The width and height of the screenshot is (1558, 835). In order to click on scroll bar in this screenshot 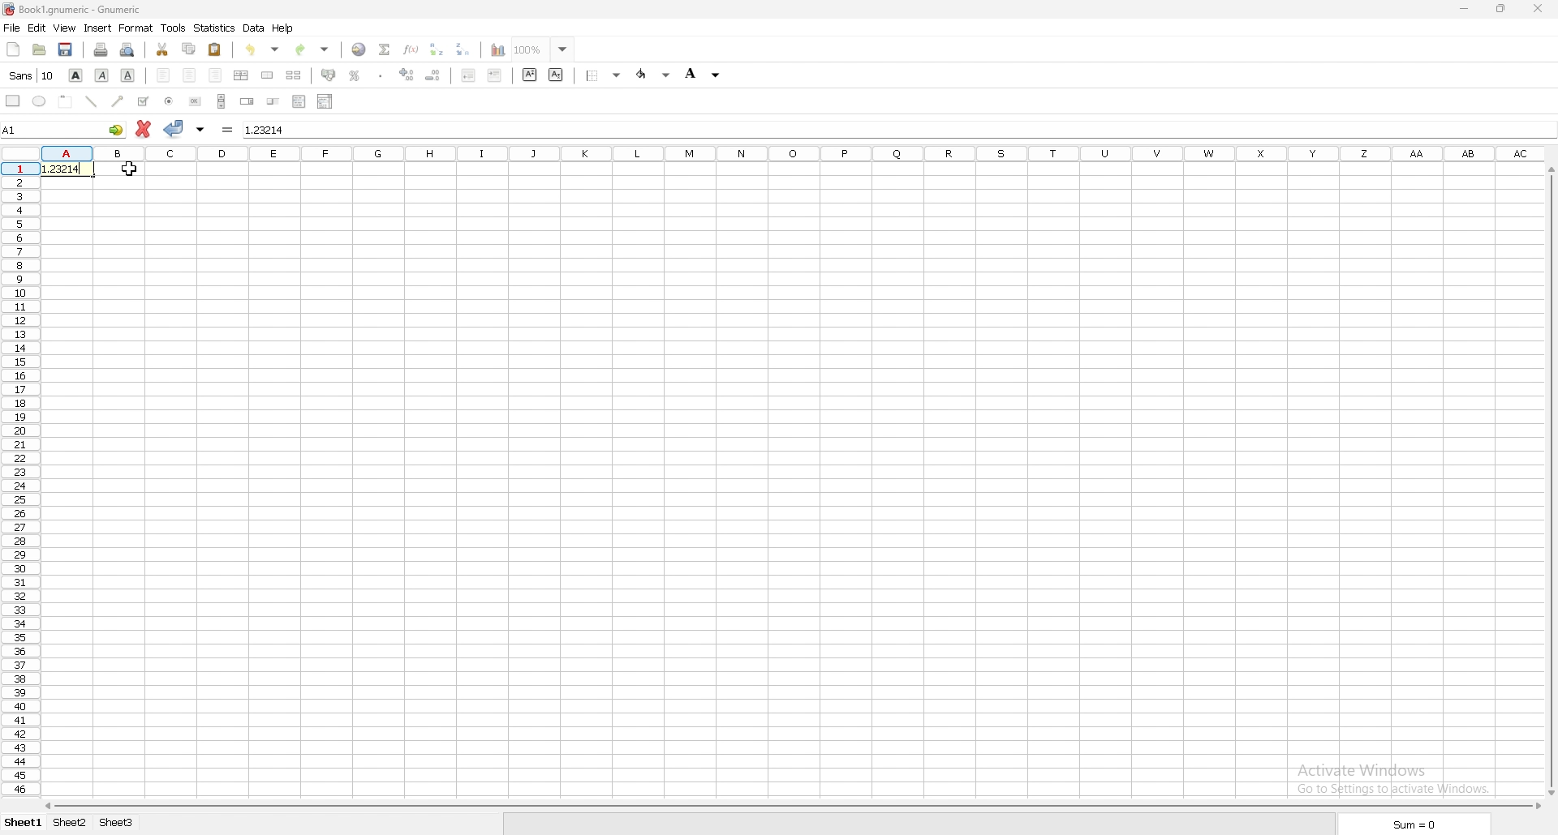, I will do `click(1548, 480)`.